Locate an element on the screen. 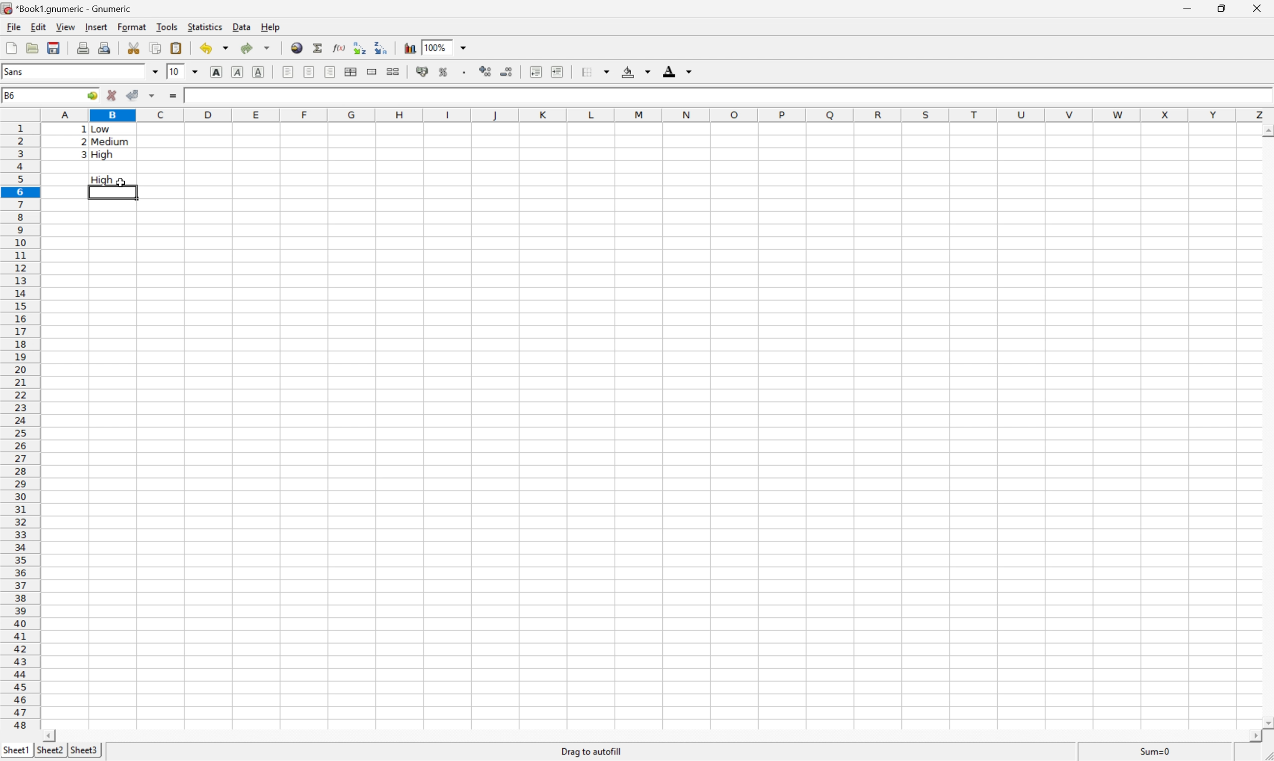 The height and width of the screenshot is (761, 1274). Print current file is located at coordinates (83, 47).